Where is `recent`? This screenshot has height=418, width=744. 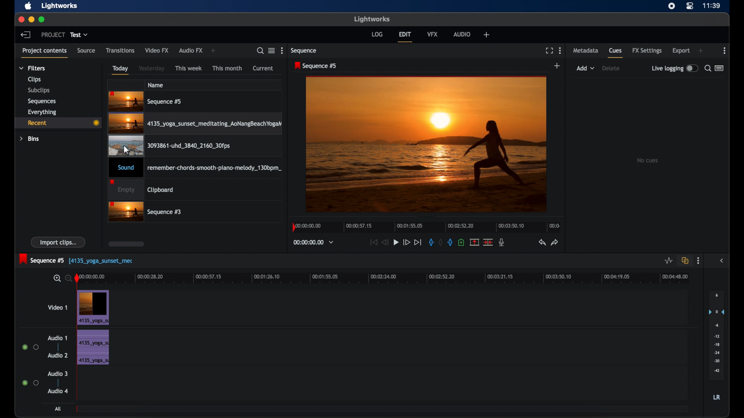
recent is located at coordinates (58, 123).